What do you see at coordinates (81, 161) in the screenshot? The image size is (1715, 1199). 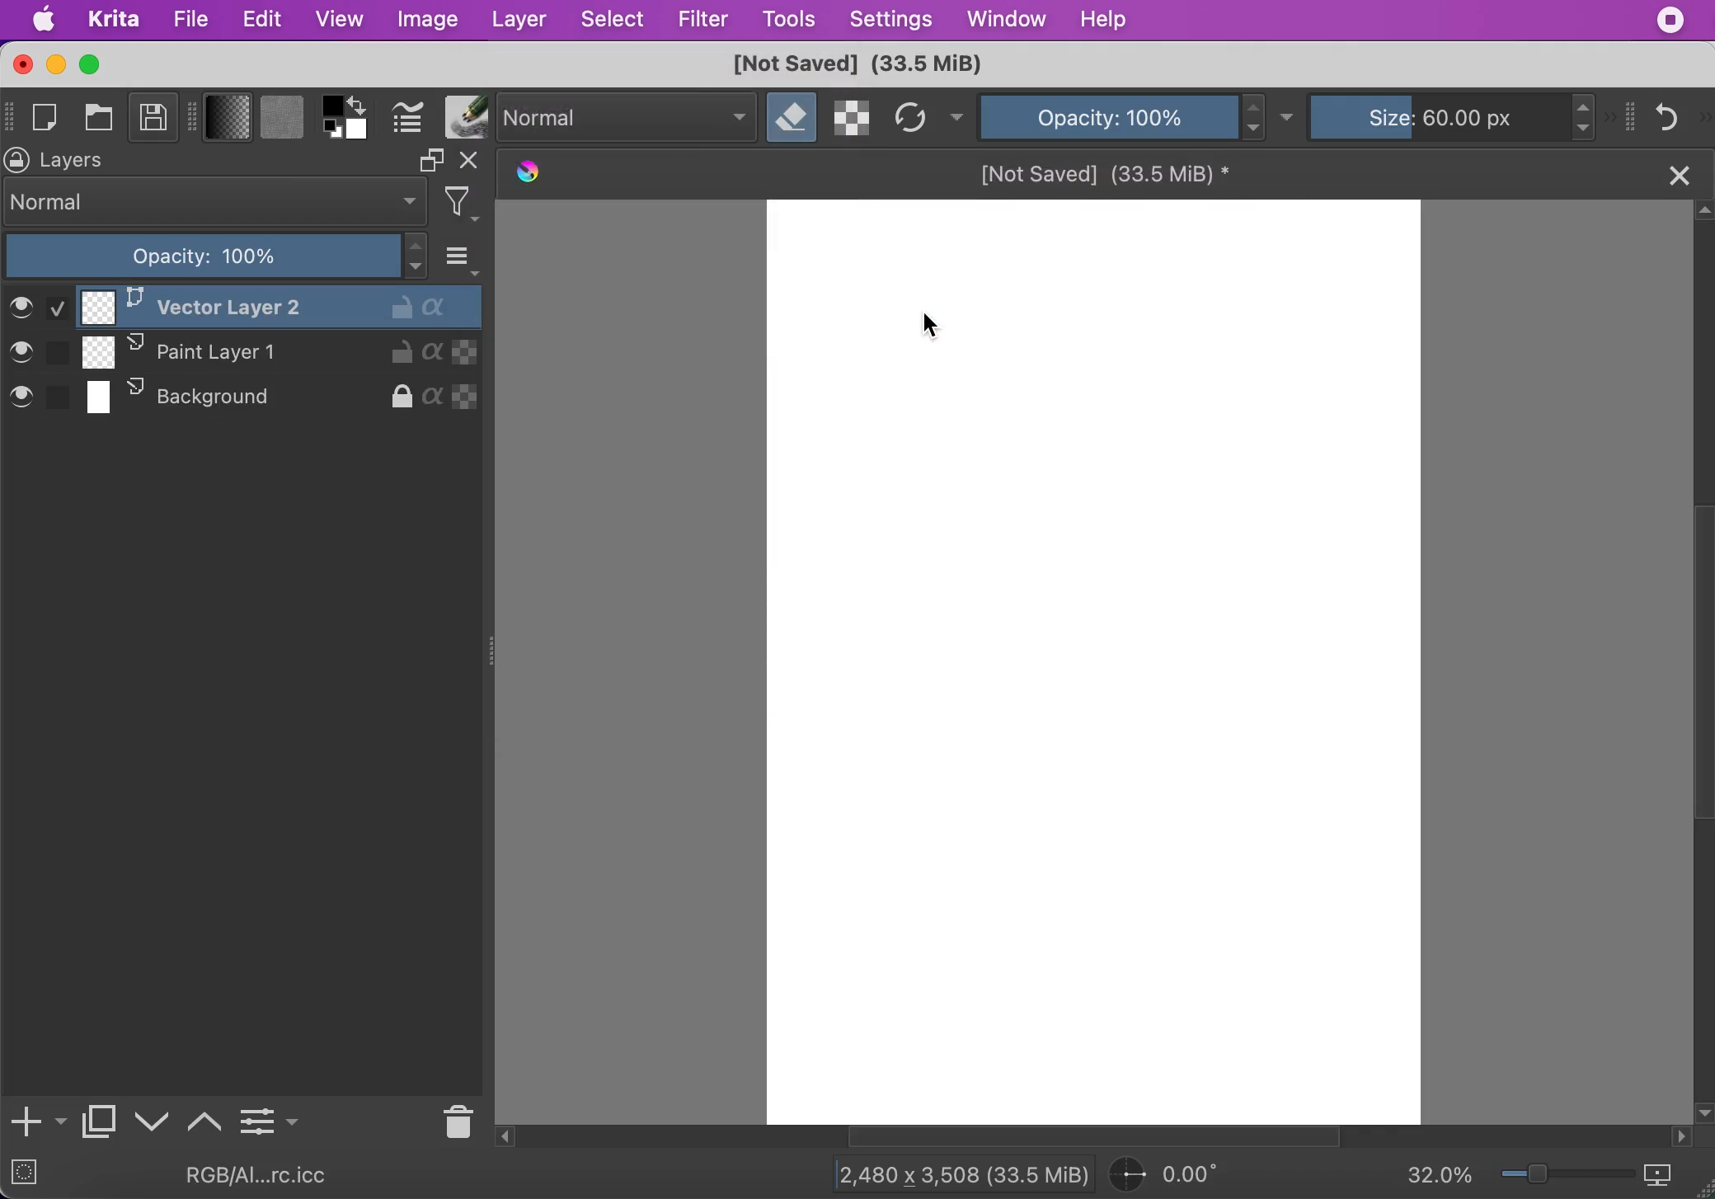 I see `layers` at bounding box center [81, 161].